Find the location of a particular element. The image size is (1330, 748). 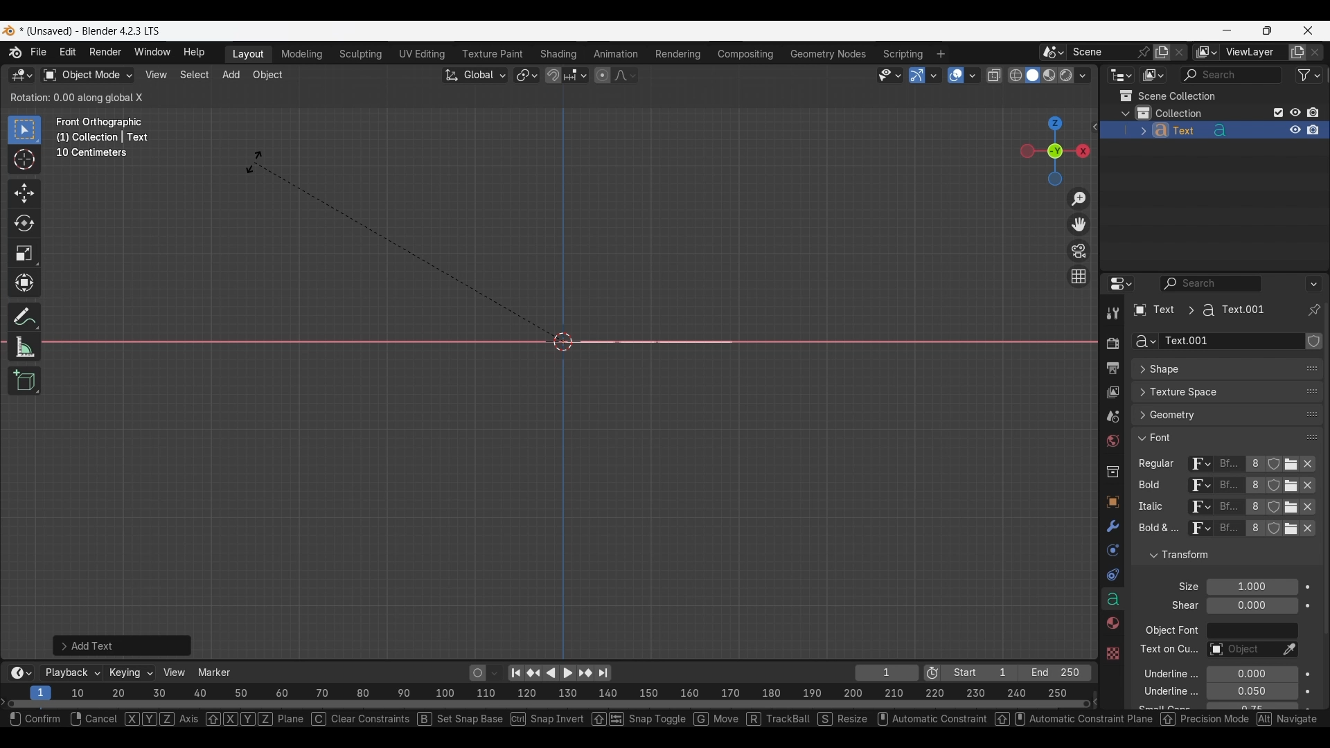

Display filter is located at coordinates (1212, 283).